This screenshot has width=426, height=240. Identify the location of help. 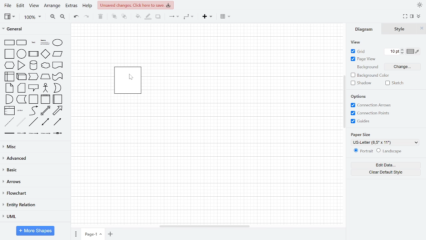
(87, 6).